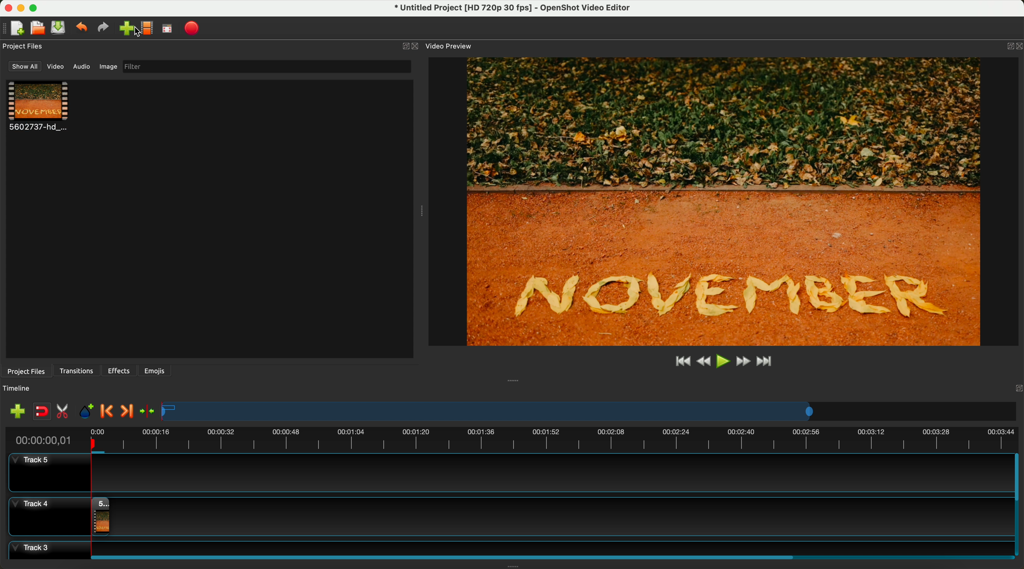 The width and height of the screenshot is (1024, 569). I want to click on scroll bar, so click(1018, 505).